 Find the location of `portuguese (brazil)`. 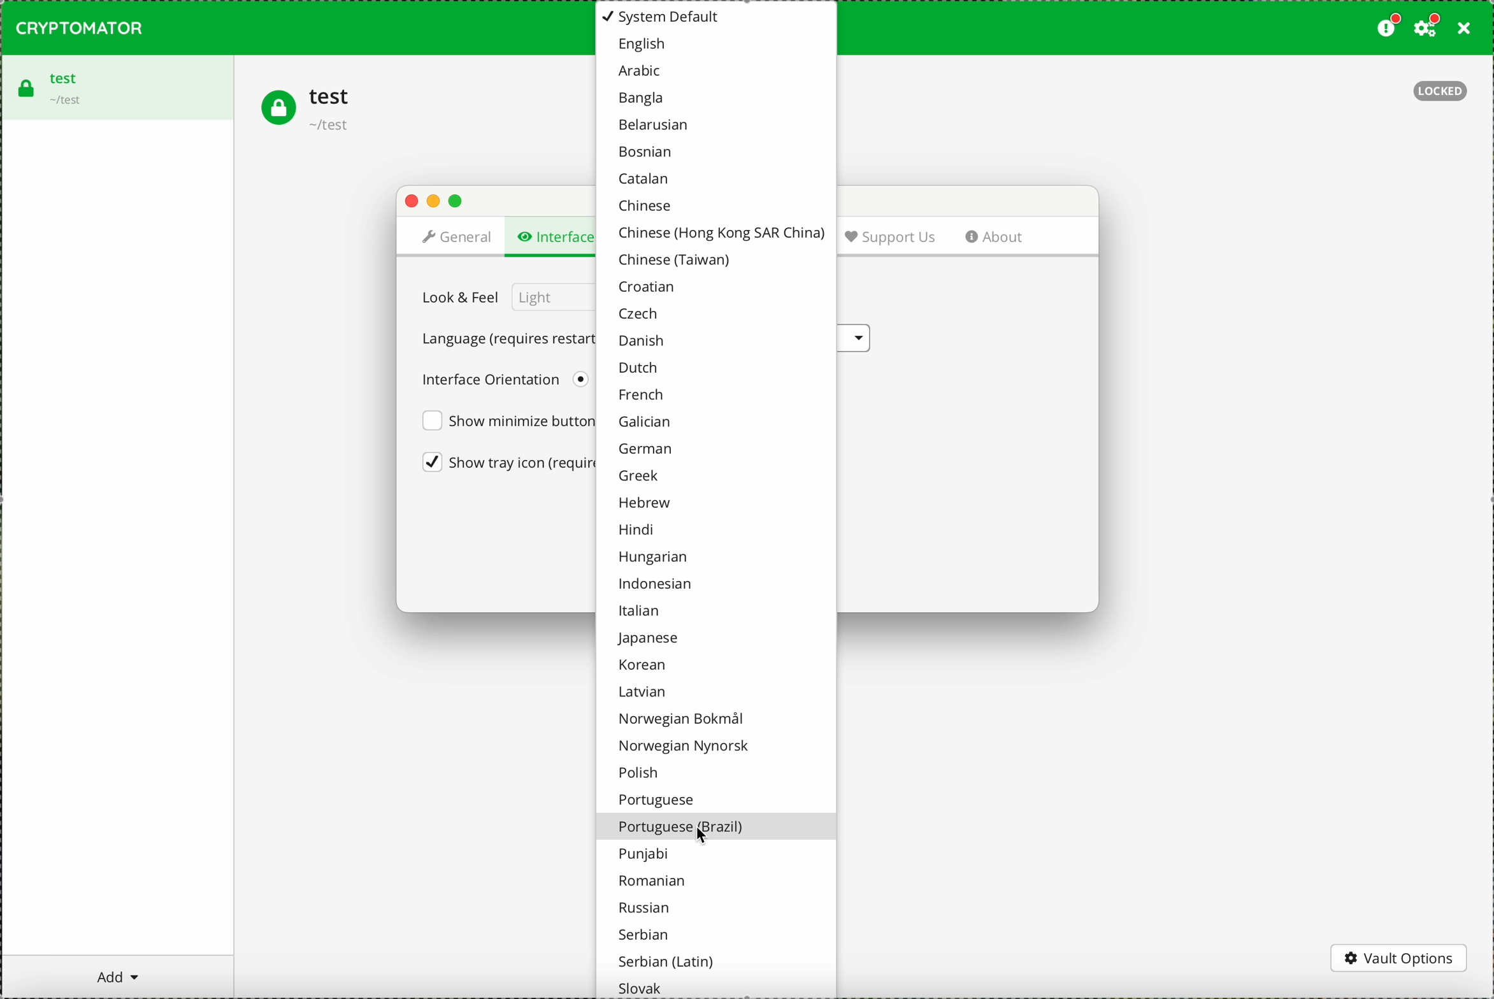

portuguese (brazil) is located at coordinates (718, 826).